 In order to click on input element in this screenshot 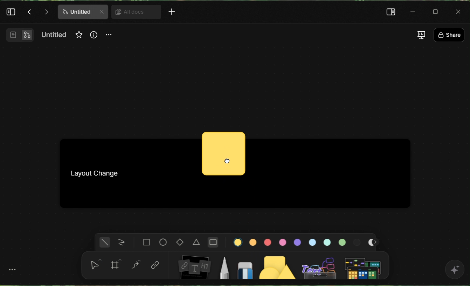, I will do `click(365, 266)`.